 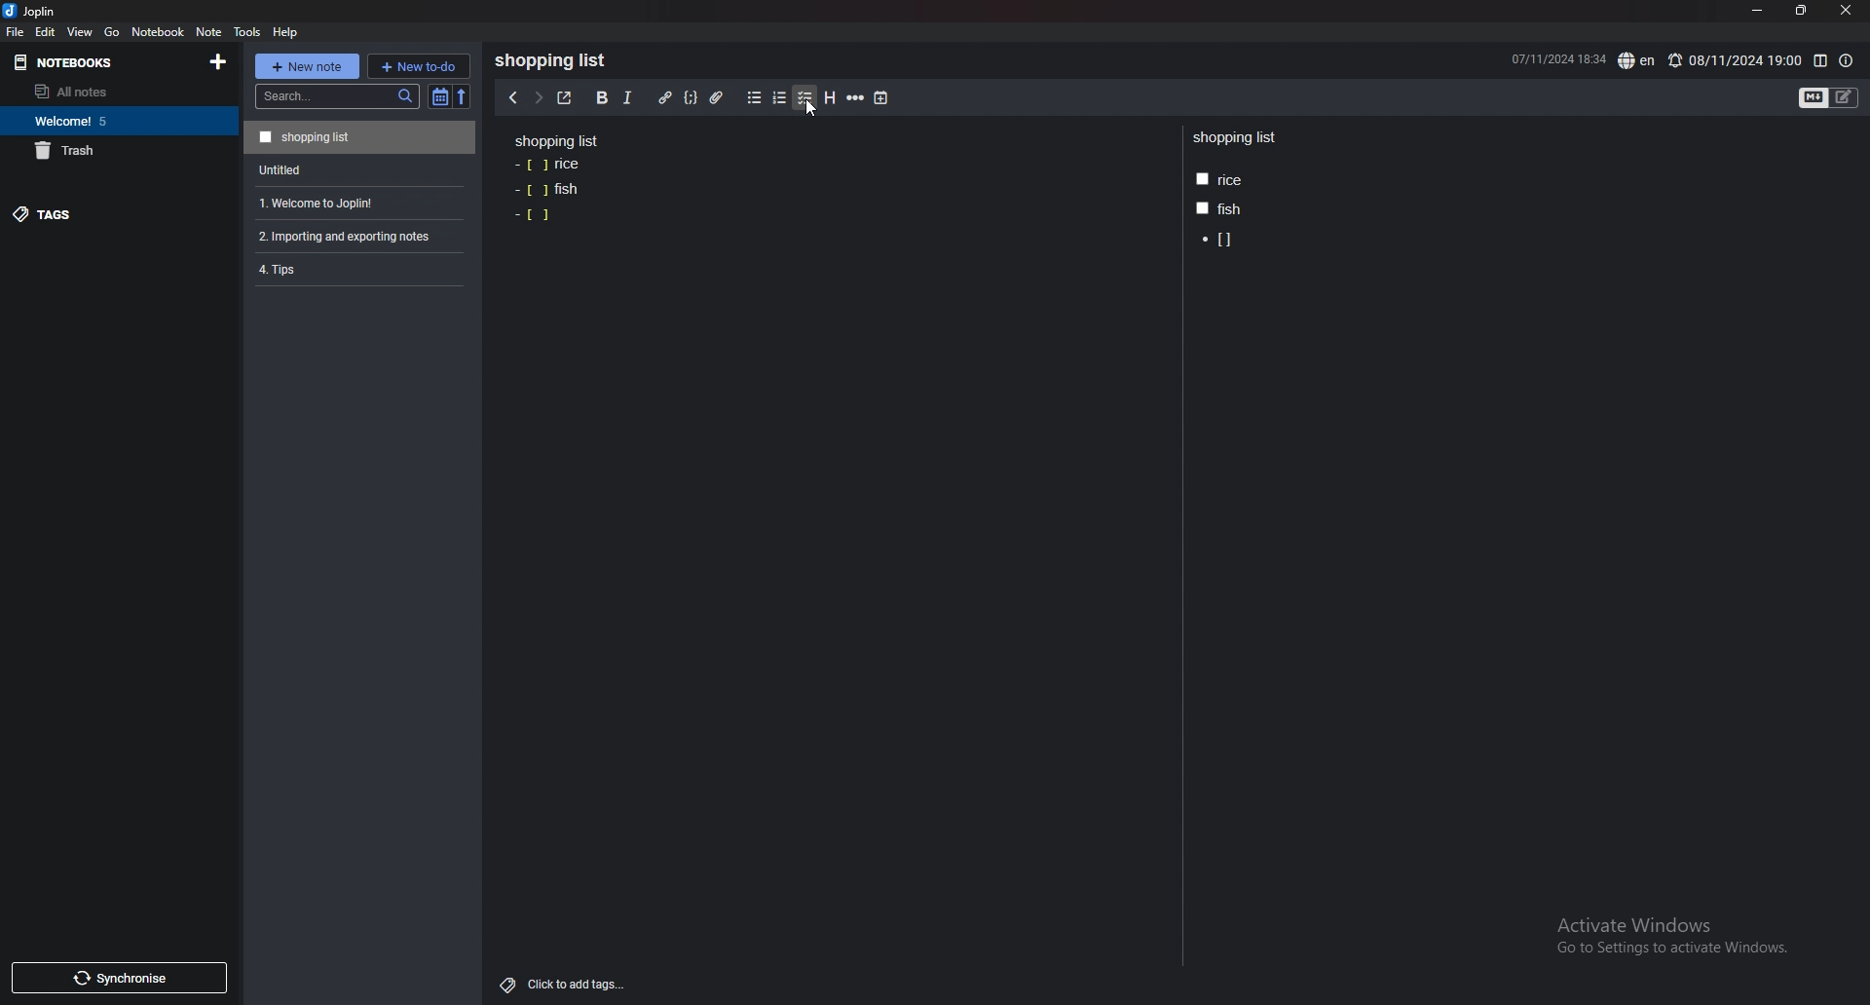 I want to click on toggle sort order, so click(x=440, y=96).